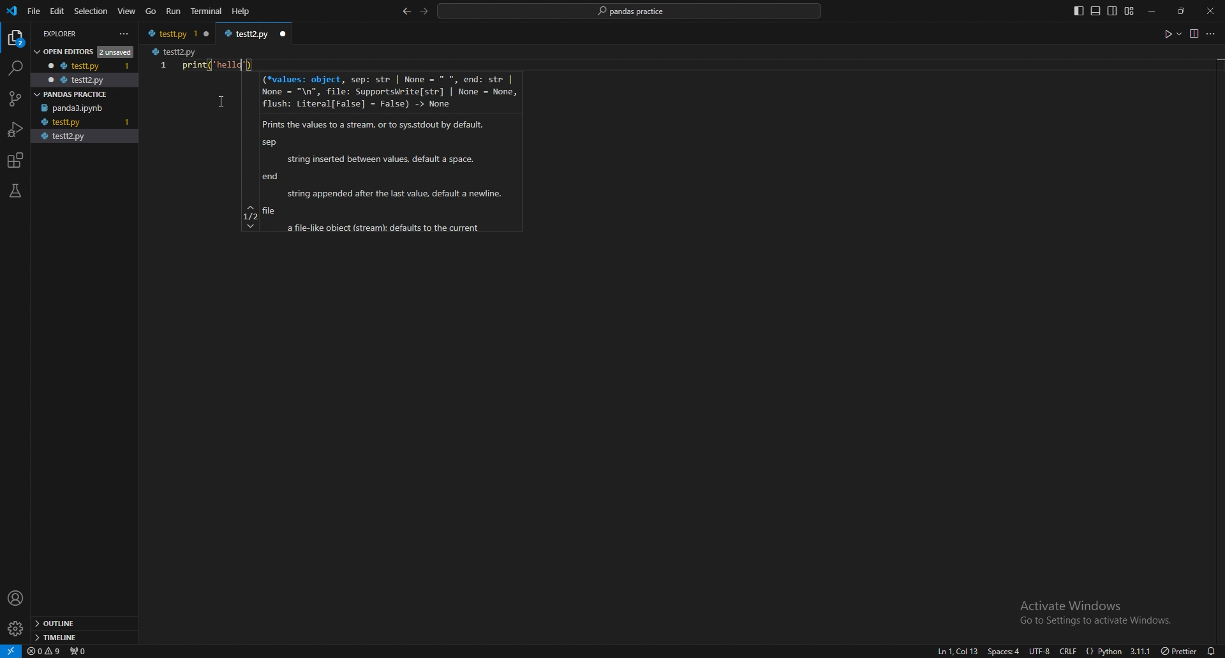  I want to click on file, so click(34, 11).